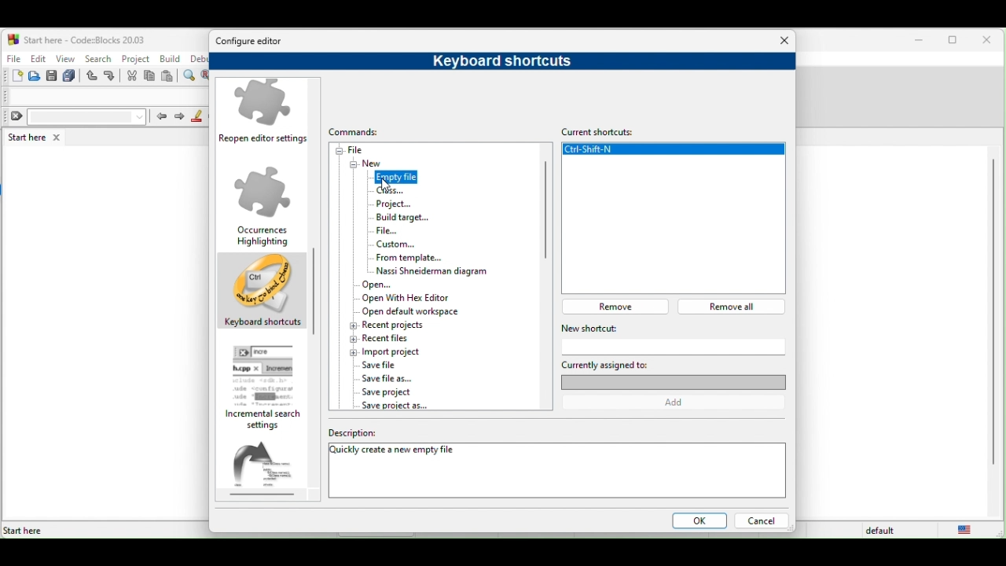  Describe the element at coordinates (394, 176) in the screenshot. I see `empty file` at that location.